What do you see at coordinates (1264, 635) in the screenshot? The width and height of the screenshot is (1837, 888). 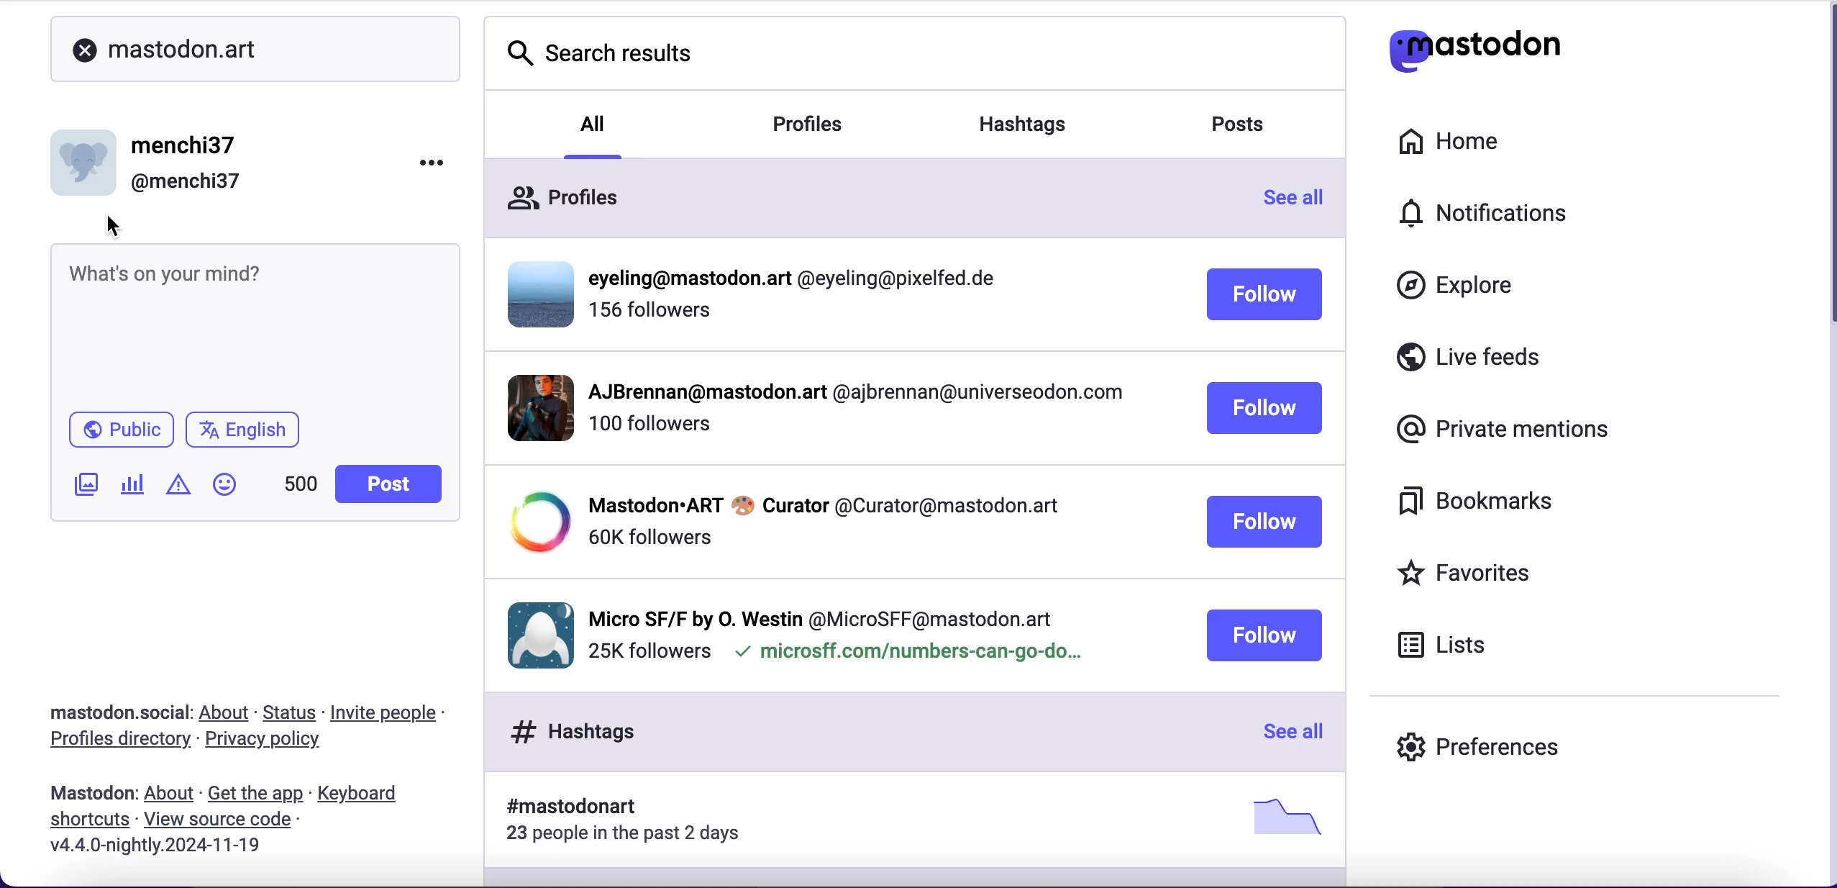 I see `follow` at bounding box center [1264, 635].